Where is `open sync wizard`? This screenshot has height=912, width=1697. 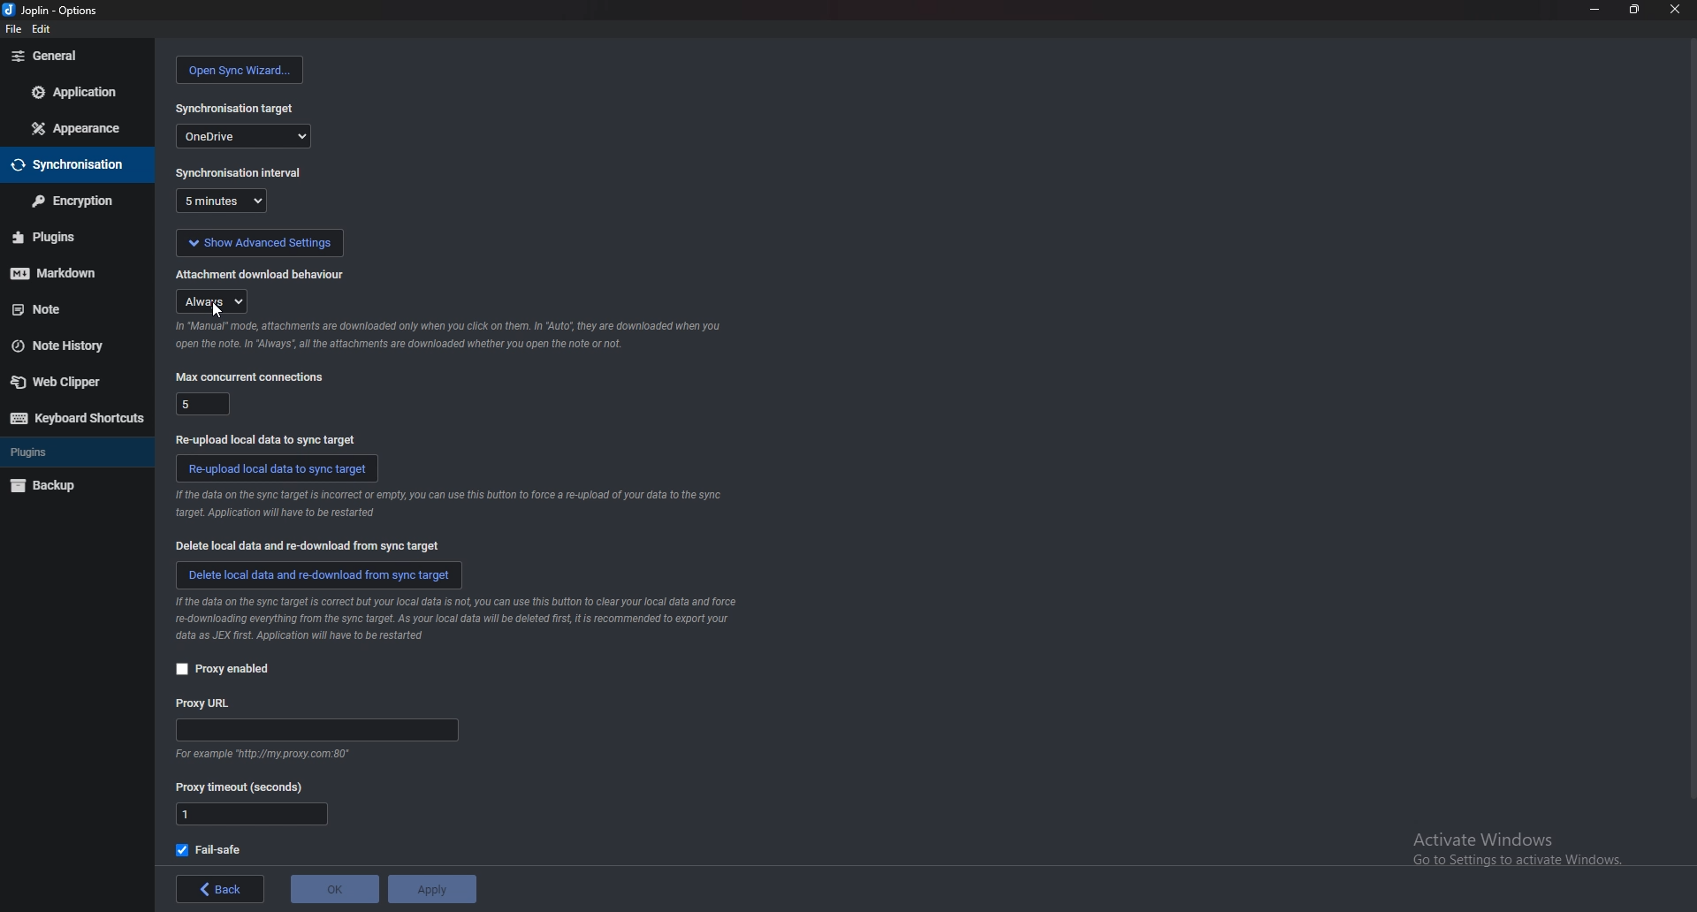
open sync wizard is located at coordinates (240, 70).